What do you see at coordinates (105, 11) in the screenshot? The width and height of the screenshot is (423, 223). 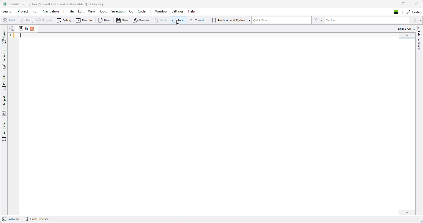 I see `Tools` at bounding box center [105, 11].